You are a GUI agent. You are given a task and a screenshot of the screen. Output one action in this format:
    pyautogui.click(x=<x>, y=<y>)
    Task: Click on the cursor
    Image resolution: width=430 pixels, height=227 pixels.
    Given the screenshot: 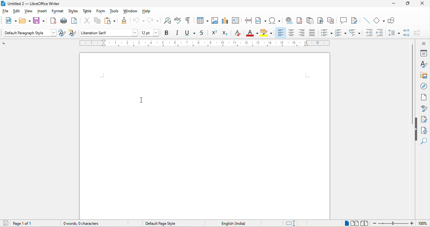 What is the action you would take?
    pyautogui.click(x=142, y=99)
    